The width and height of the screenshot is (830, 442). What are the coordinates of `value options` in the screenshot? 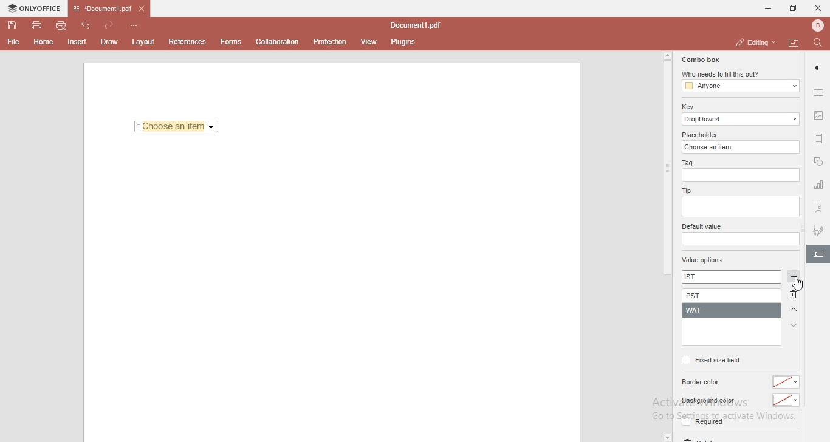 It's located at (702, 261).